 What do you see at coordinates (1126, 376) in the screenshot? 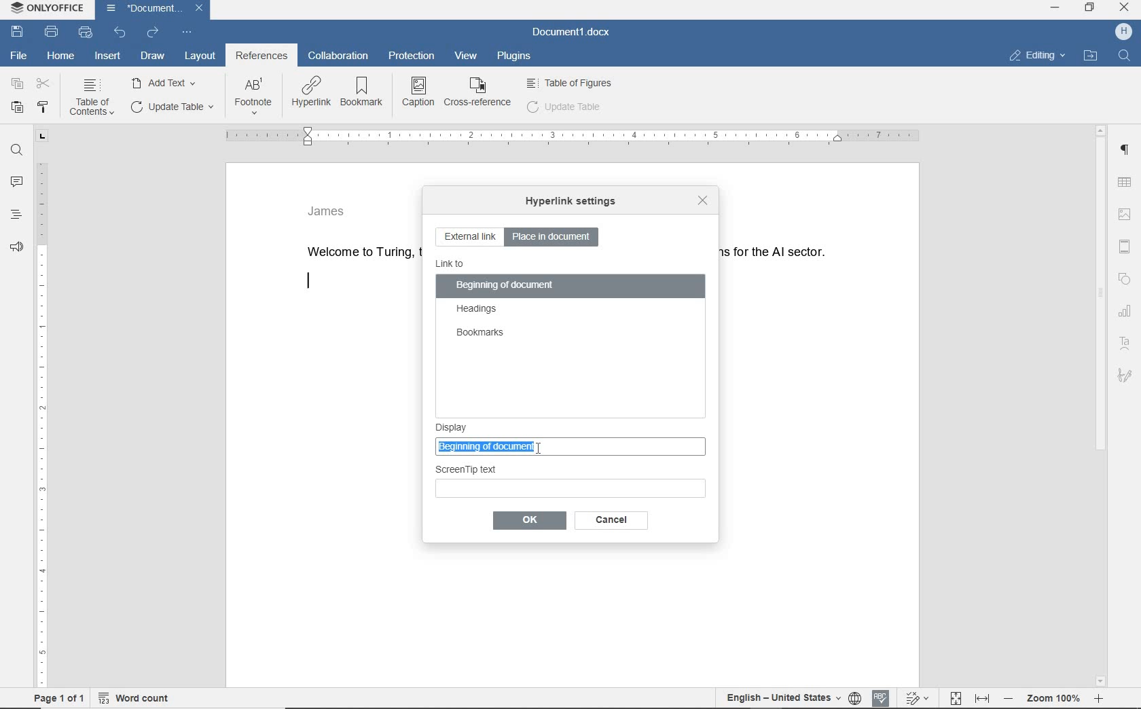
I see `Signature` at bounding box center [1126, 376].